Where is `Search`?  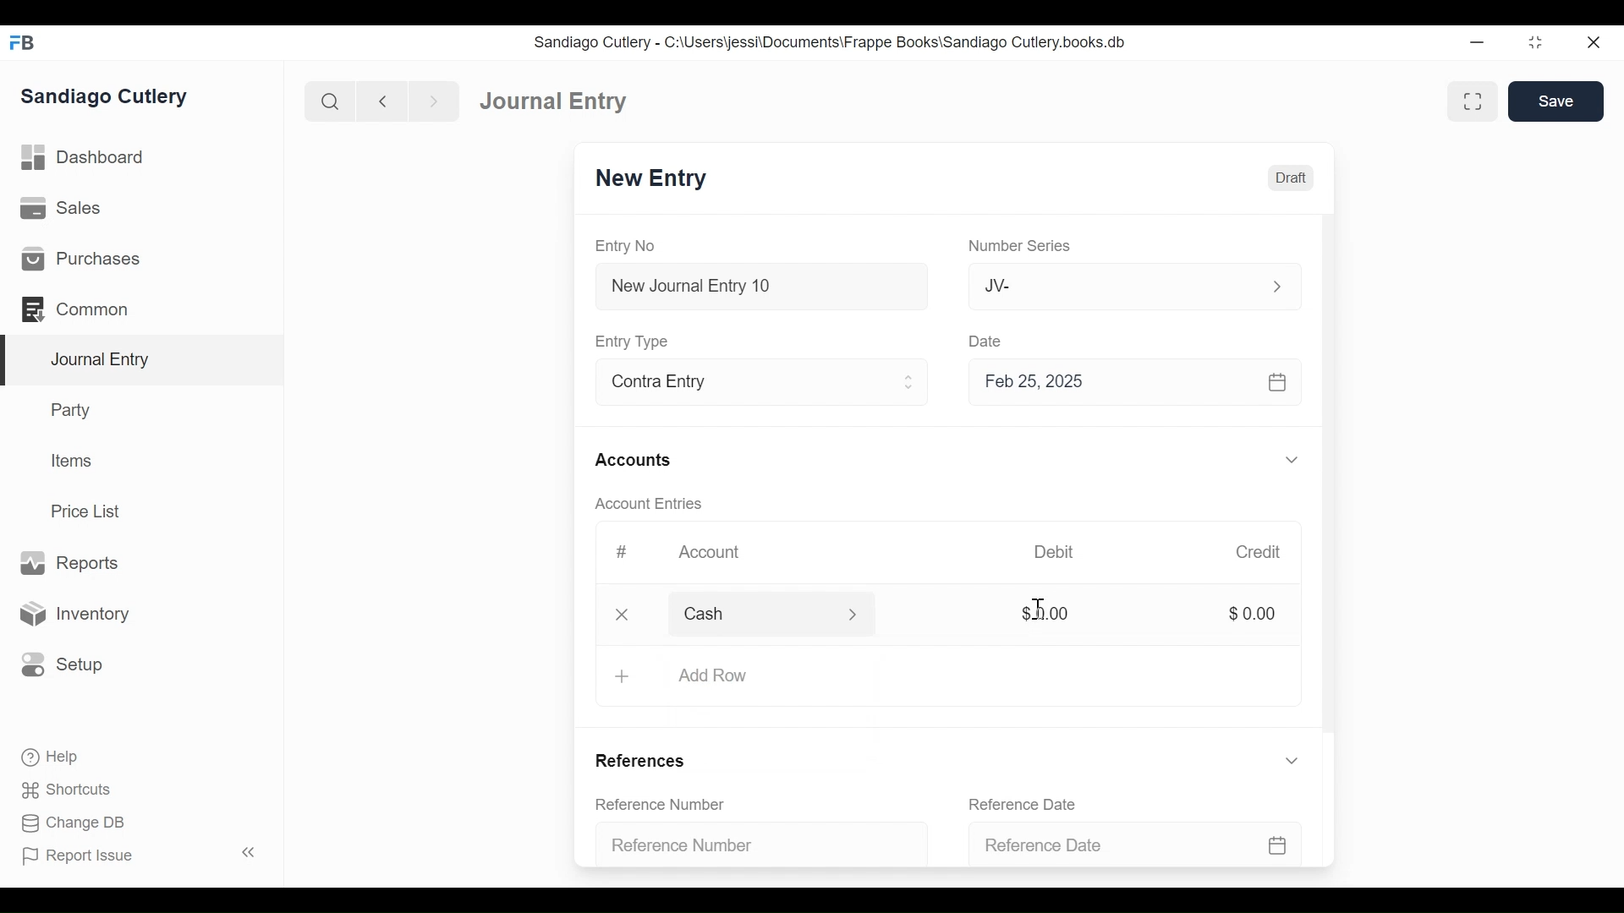
Search is located at coordinates (331, 101).